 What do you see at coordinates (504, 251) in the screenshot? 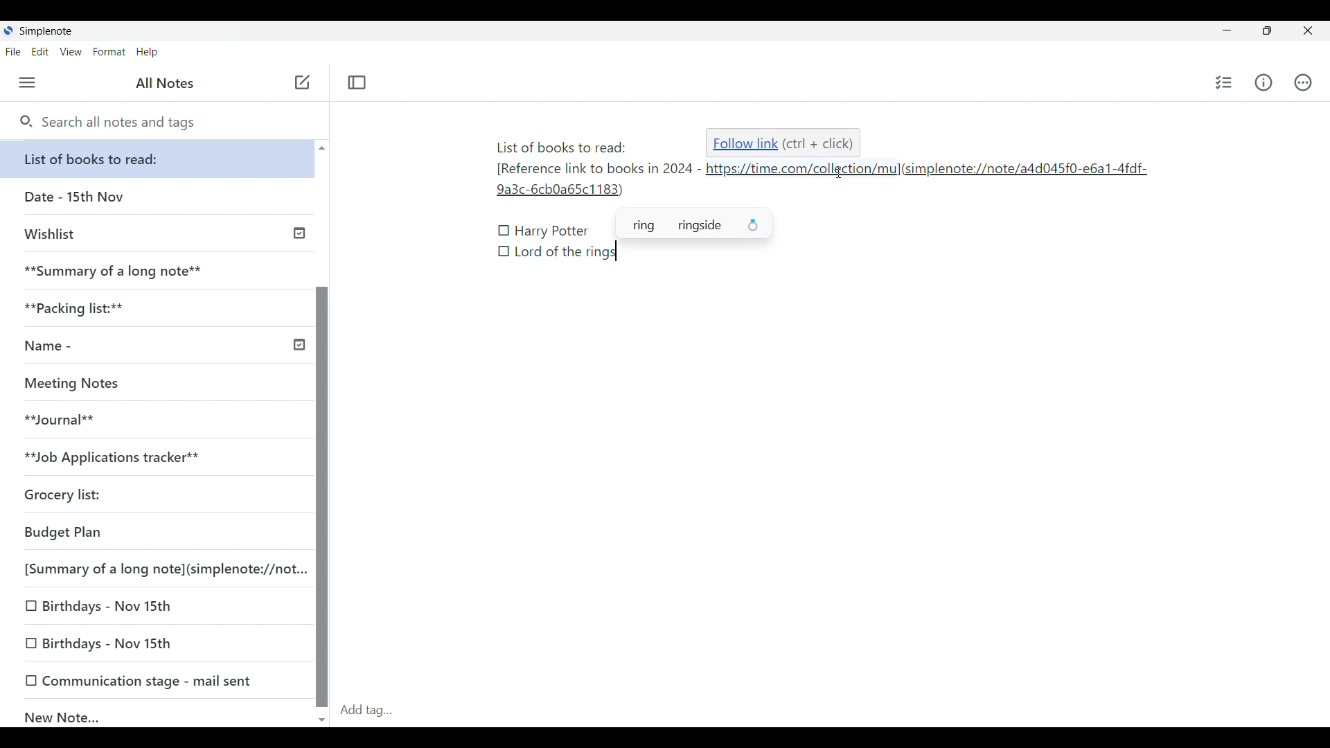
I see `Checklist as markdown` at bounding box center [504, 251].